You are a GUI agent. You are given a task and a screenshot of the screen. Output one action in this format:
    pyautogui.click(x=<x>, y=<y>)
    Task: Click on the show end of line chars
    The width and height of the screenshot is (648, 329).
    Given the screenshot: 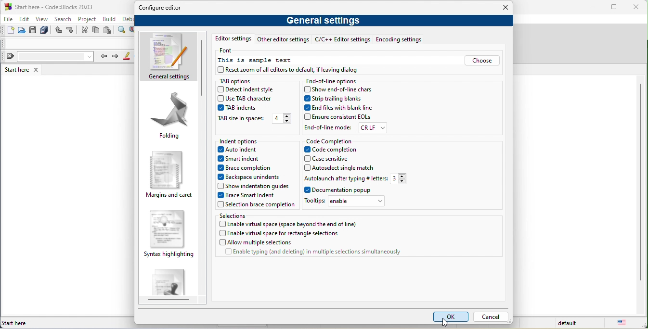 What is the action you would take?
    pyautogui.click(x=340, y=90)
    